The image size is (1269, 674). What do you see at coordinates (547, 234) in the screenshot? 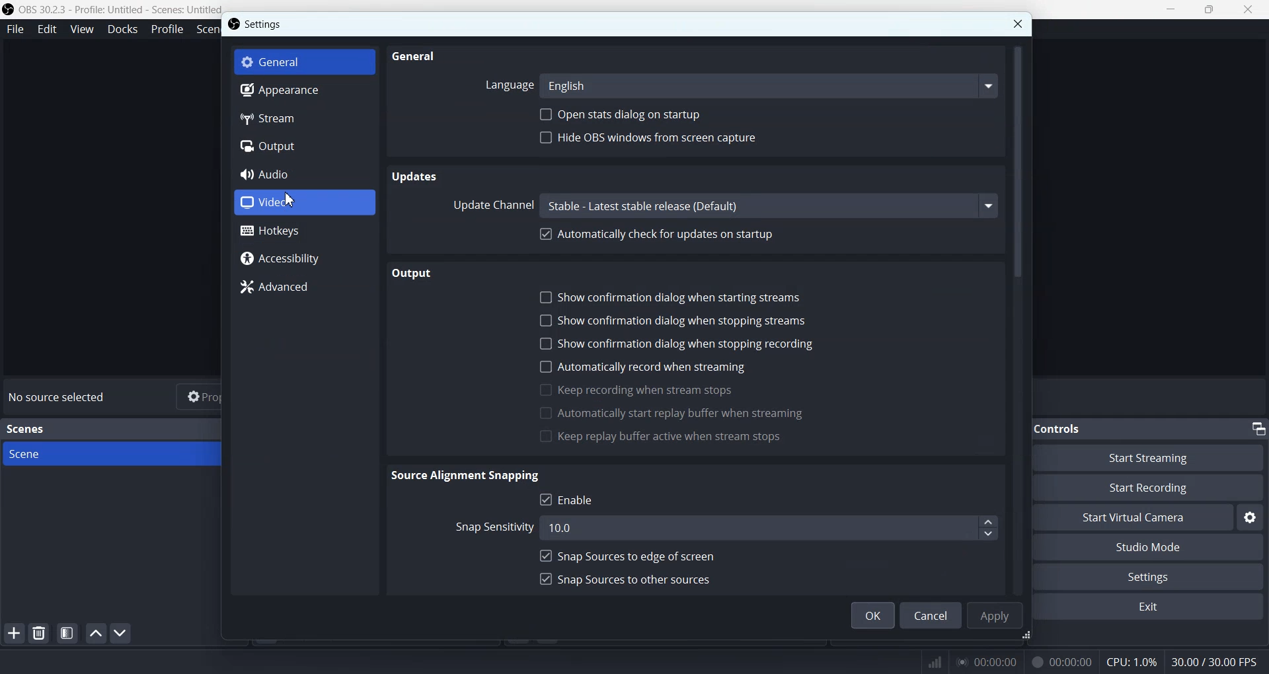
I see `checkbox` at bounding box center [547, 234].